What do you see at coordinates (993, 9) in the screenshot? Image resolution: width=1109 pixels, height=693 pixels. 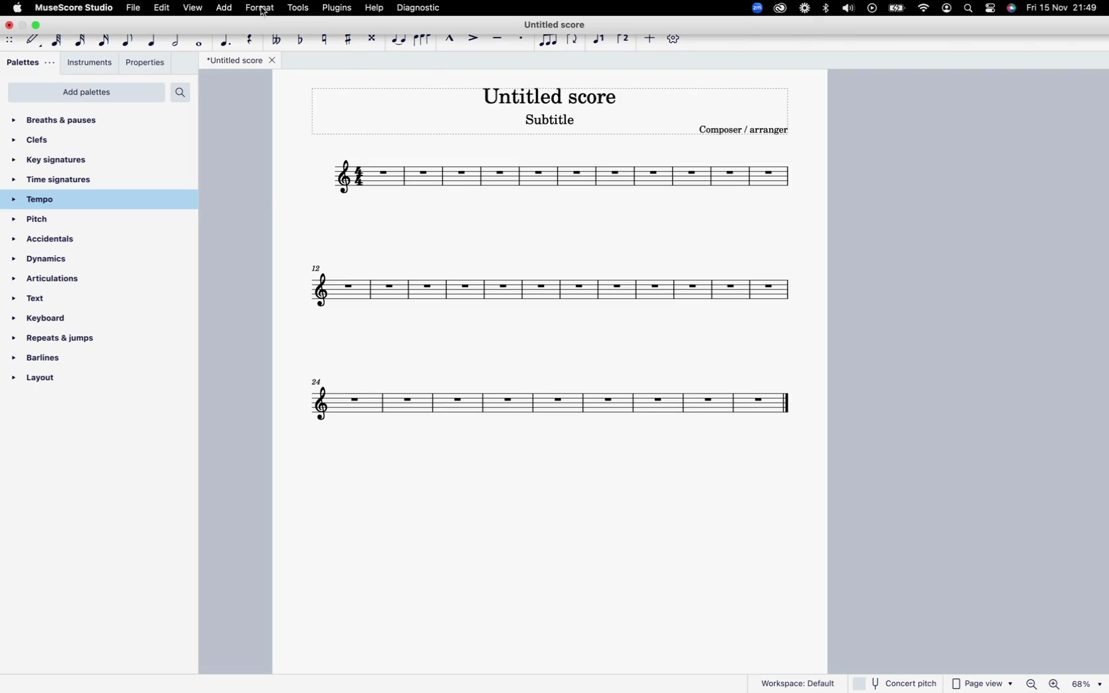 I see `settings` at bounding box center [993, 9].